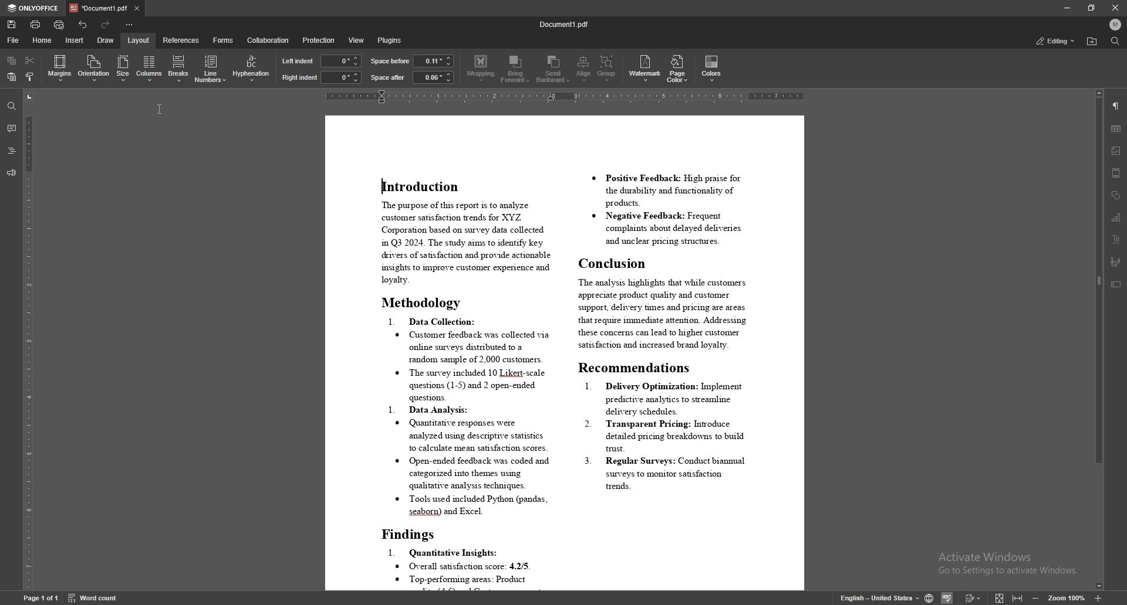 This screenshot has height=605, width=1127. Describe the element at coordinates (1096, 339) in the screenshot. I see `scroll bar` at that location.